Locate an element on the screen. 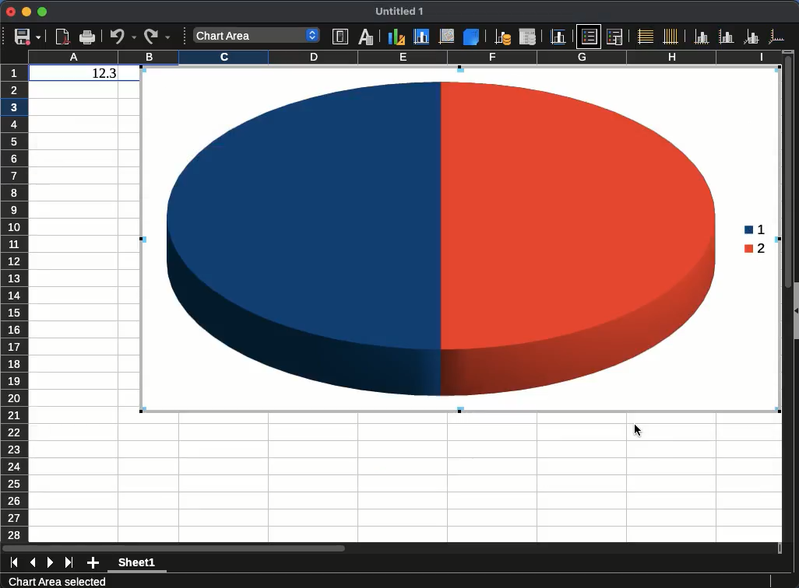 This screenshot has width=799, height=588. Undo options is located at coordinates (123, 36).